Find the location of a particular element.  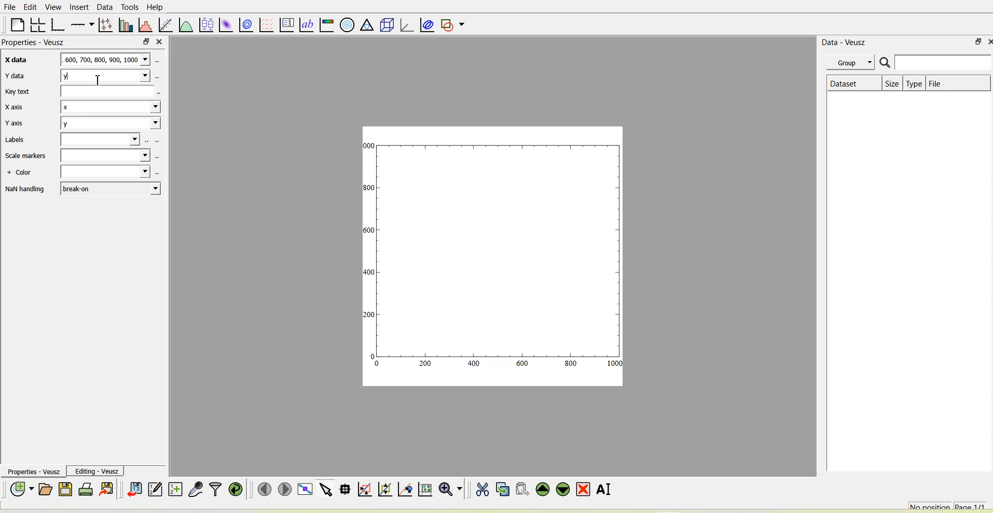

0 is located at coordinates (378, 365).